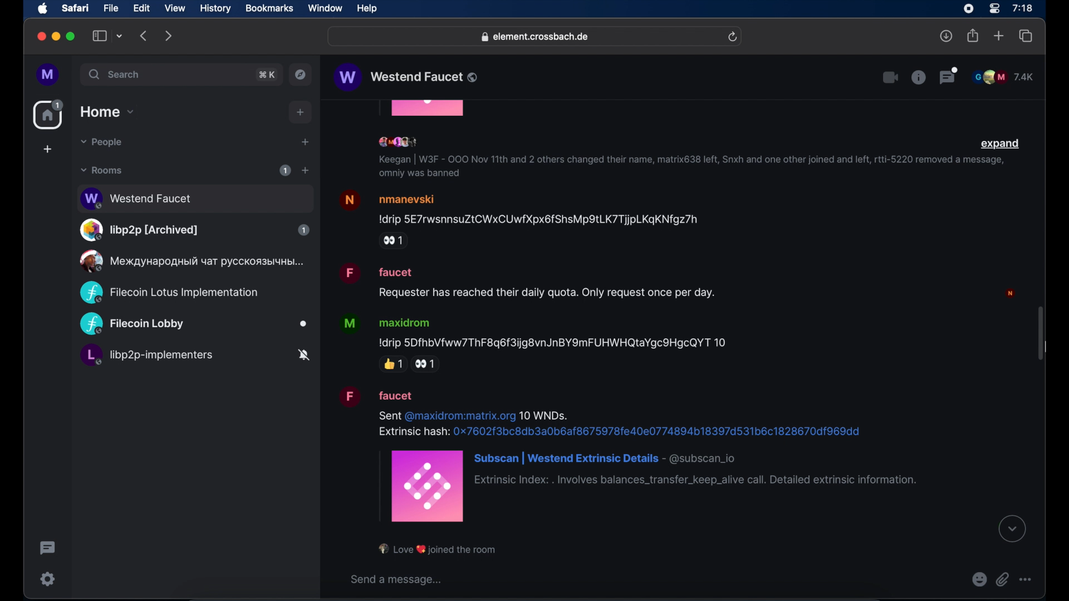 The height and width of the screenshot is (601, 1069). Describe the element at coordinates (428, 109) in the screenshot. I see `obscured icon` at that location.